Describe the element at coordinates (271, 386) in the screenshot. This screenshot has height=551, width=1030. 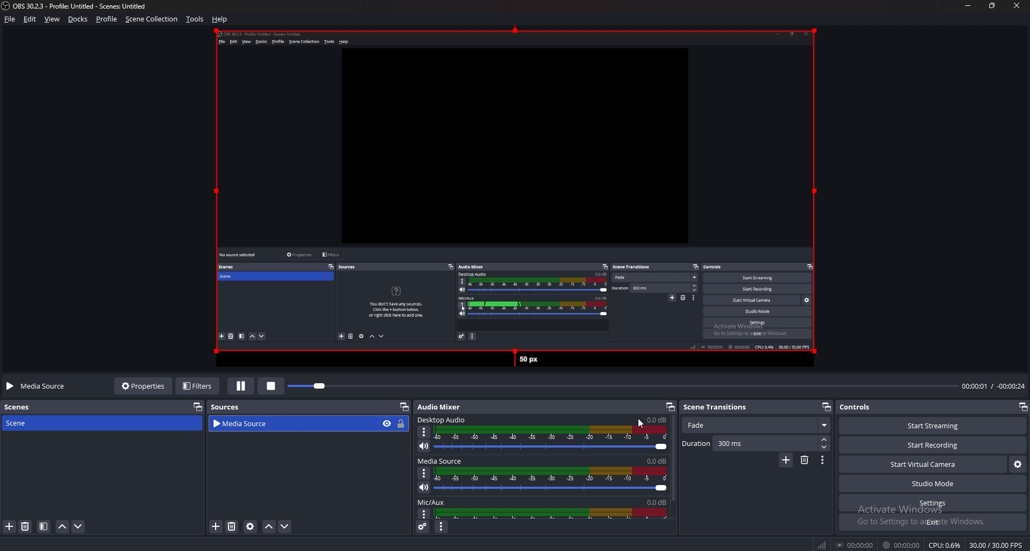
I see `stop` at that location.